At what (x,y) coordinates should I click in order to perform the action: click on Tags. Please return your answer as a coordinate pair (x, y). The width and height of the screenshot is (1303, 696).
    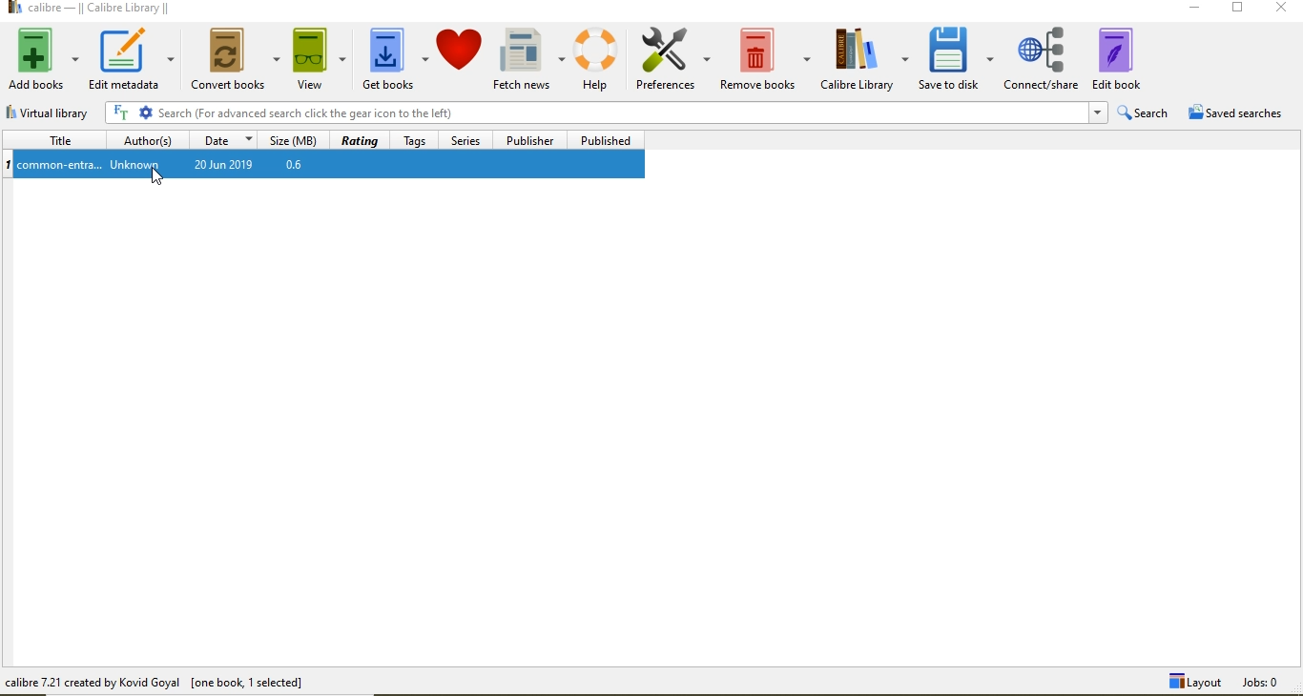
    Looking at the image, I should click on (418, 140).